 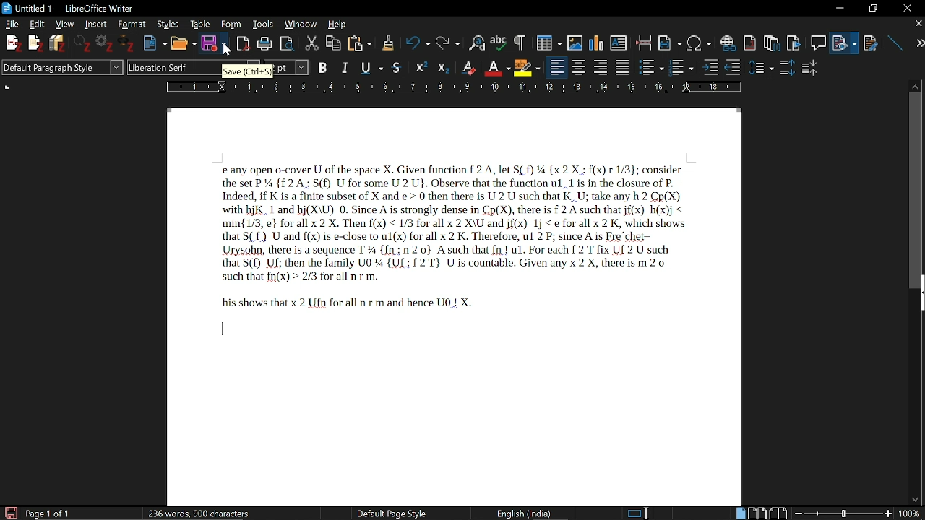 I want to click on Default Page Style, so click(x=391, y=513).